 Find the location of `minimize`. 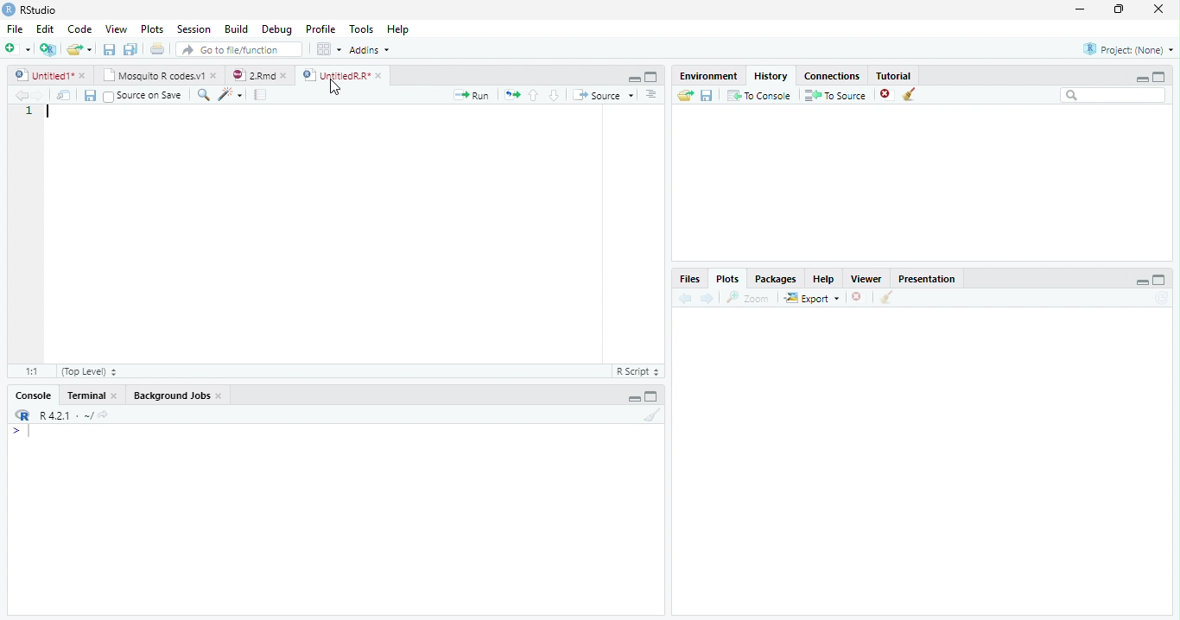

minimize is located at coordinates (1081, 9).